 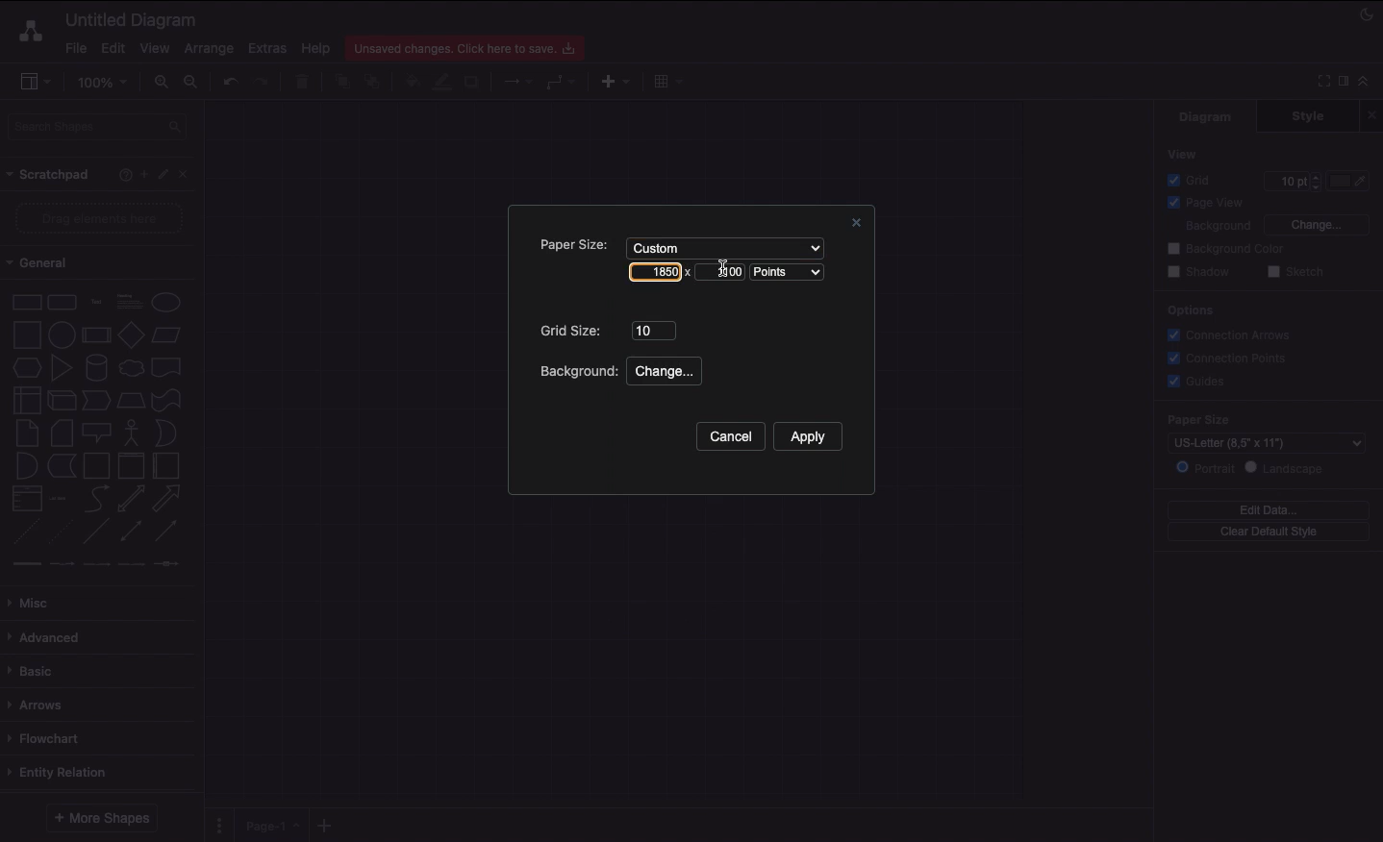 What do you see at coordinates (96, 465) in the screenshot?
I see `Container` at bounding box center [96, 465].